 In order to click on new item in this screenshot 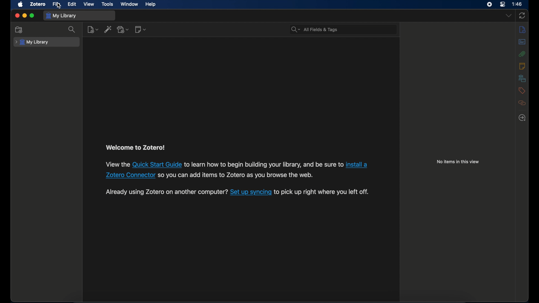, I will do `click(93, 29)`.